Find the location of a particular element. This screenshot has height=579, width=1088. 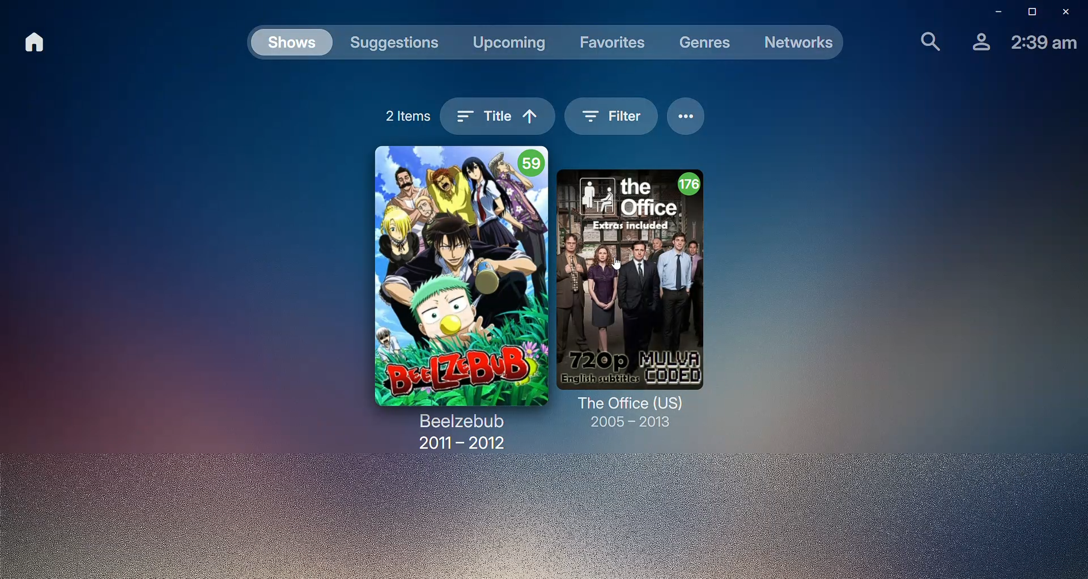

Sort by is located at coordinates (498, 118).